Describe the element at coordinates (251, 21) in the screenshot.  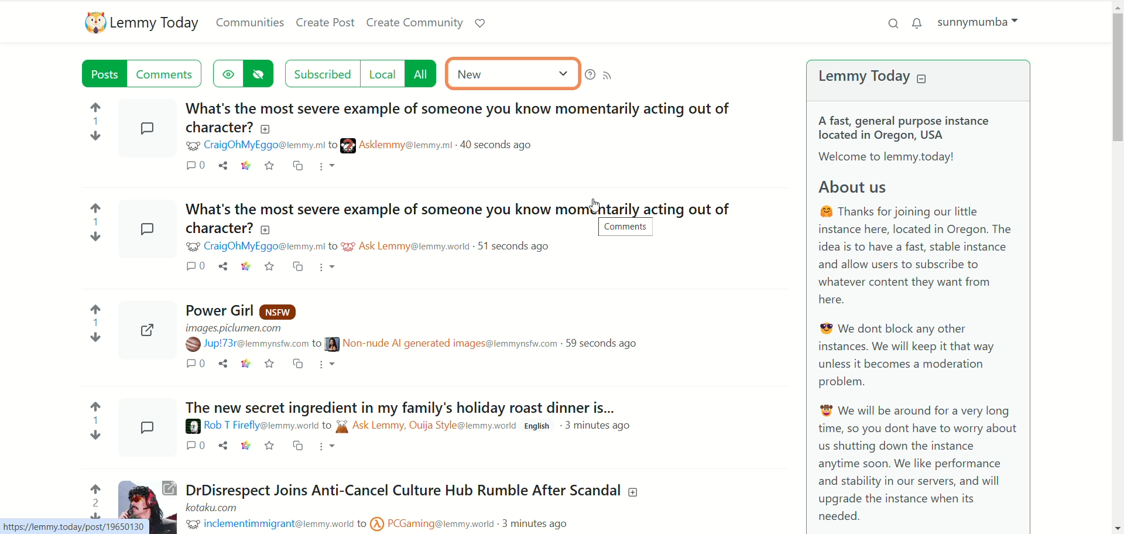
I see `communities` at that location.